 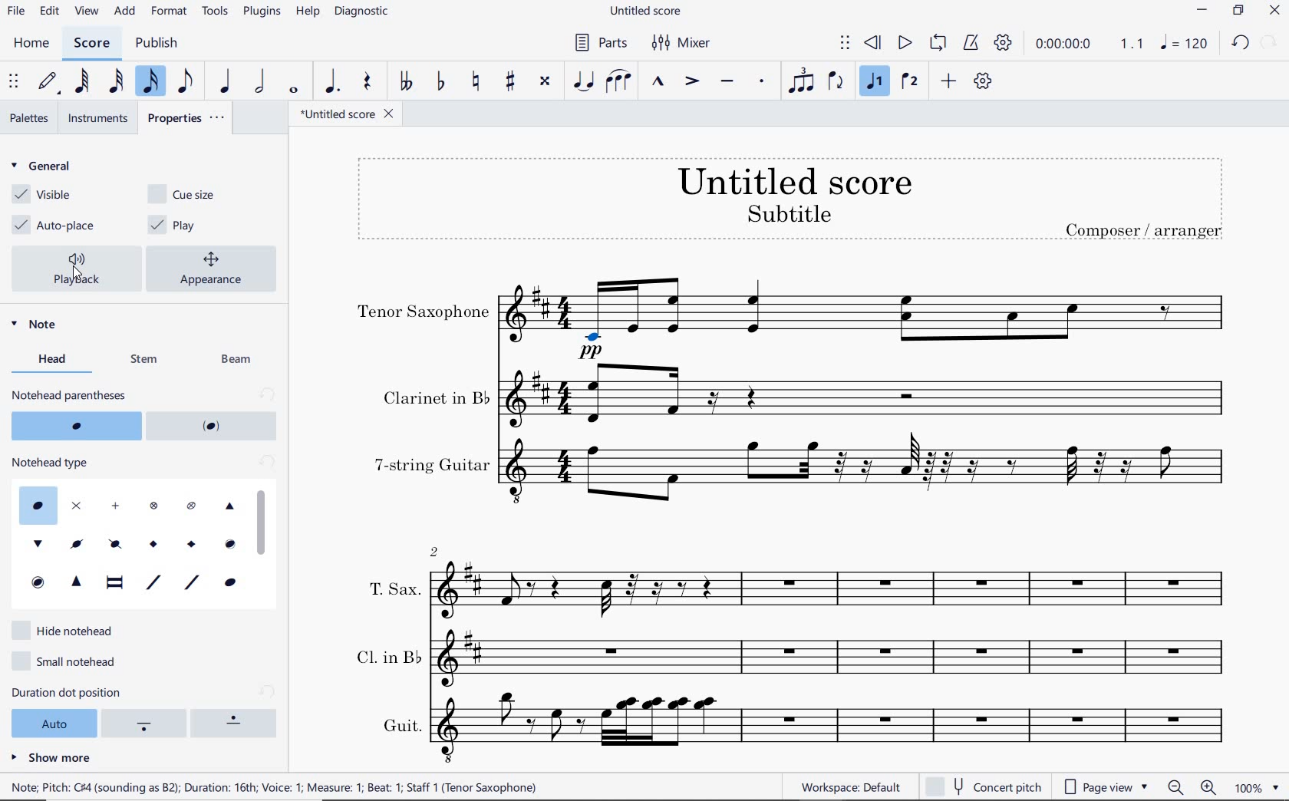 I want to click on reset, so click(x=269, y=691).